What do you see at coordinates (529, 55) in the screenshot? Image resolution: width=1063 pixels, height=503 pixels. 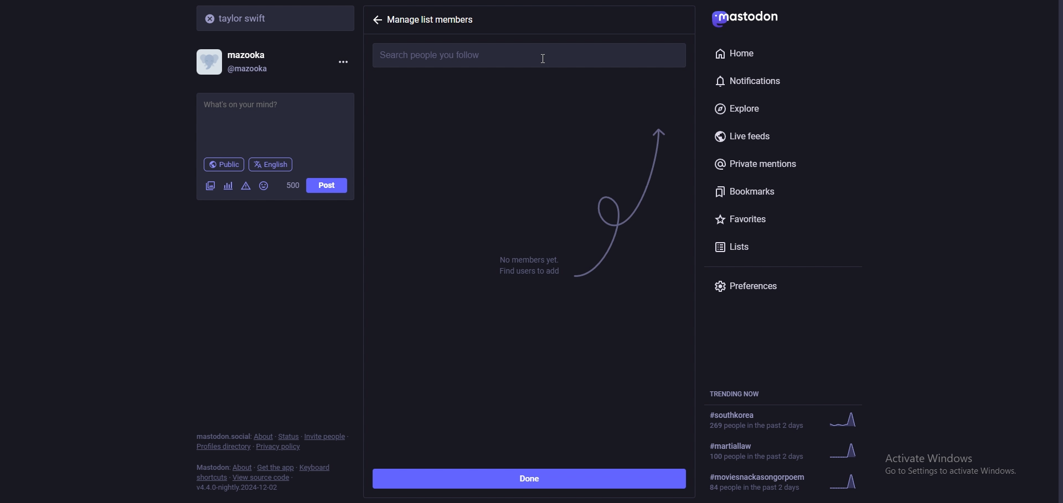 I see `list members input` at bounding box center [529, 55].